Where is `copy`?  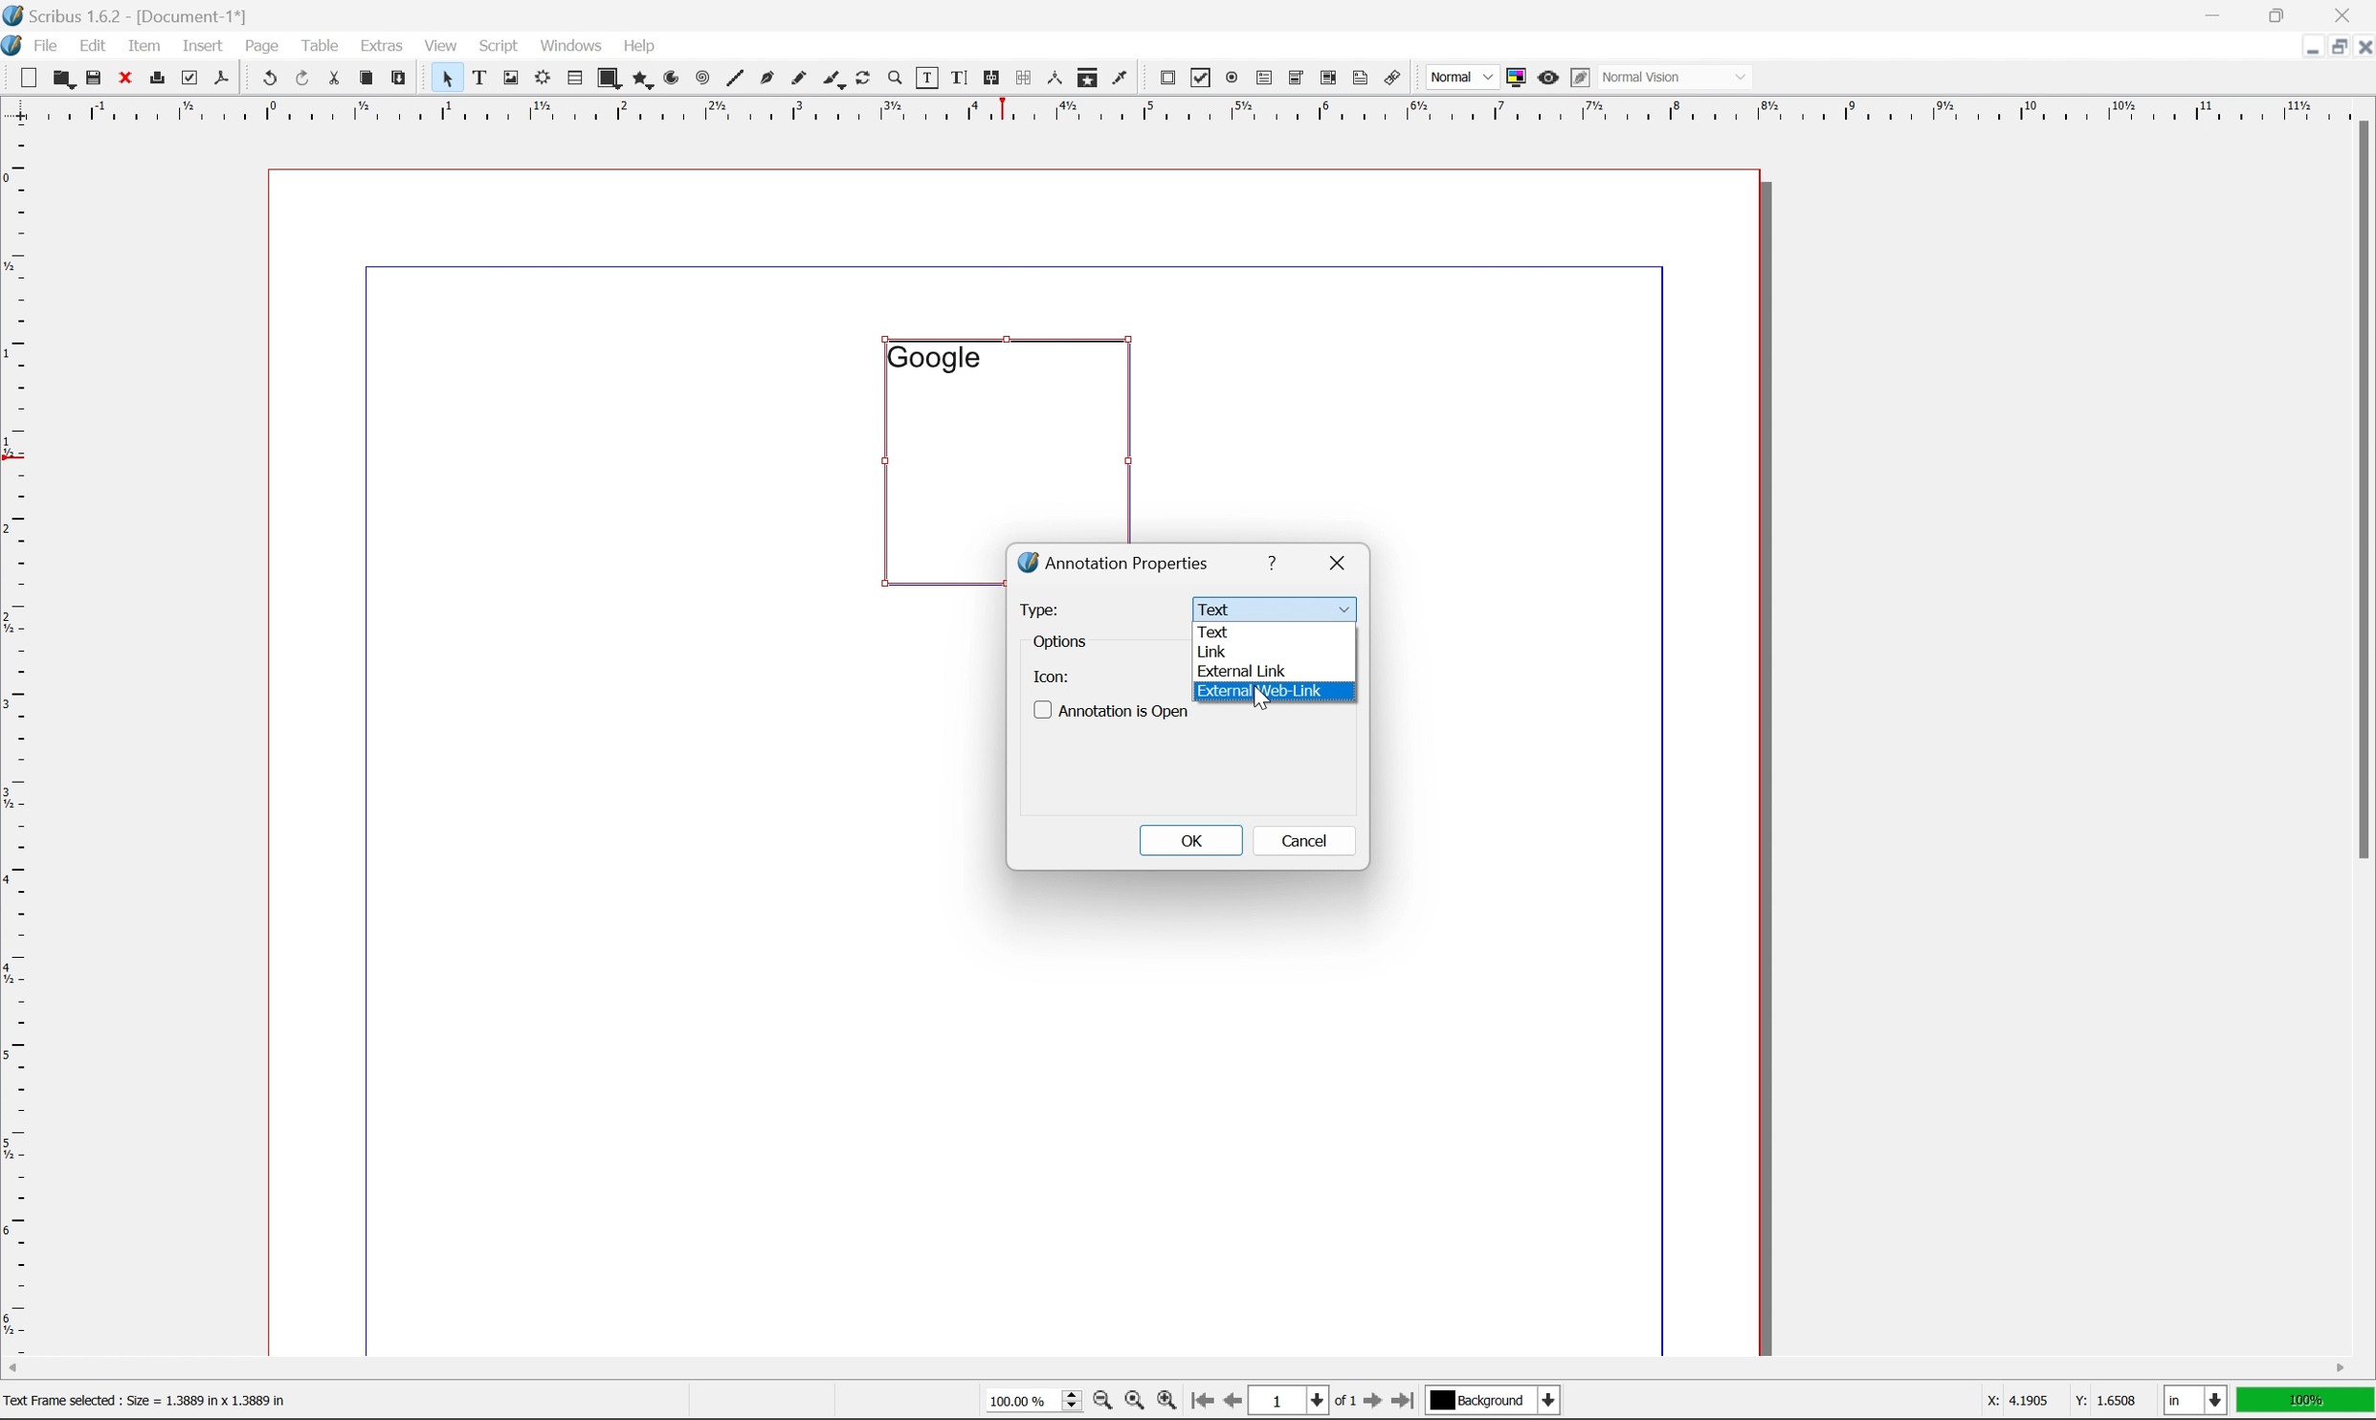 copy is located at coordinates (370, 79).